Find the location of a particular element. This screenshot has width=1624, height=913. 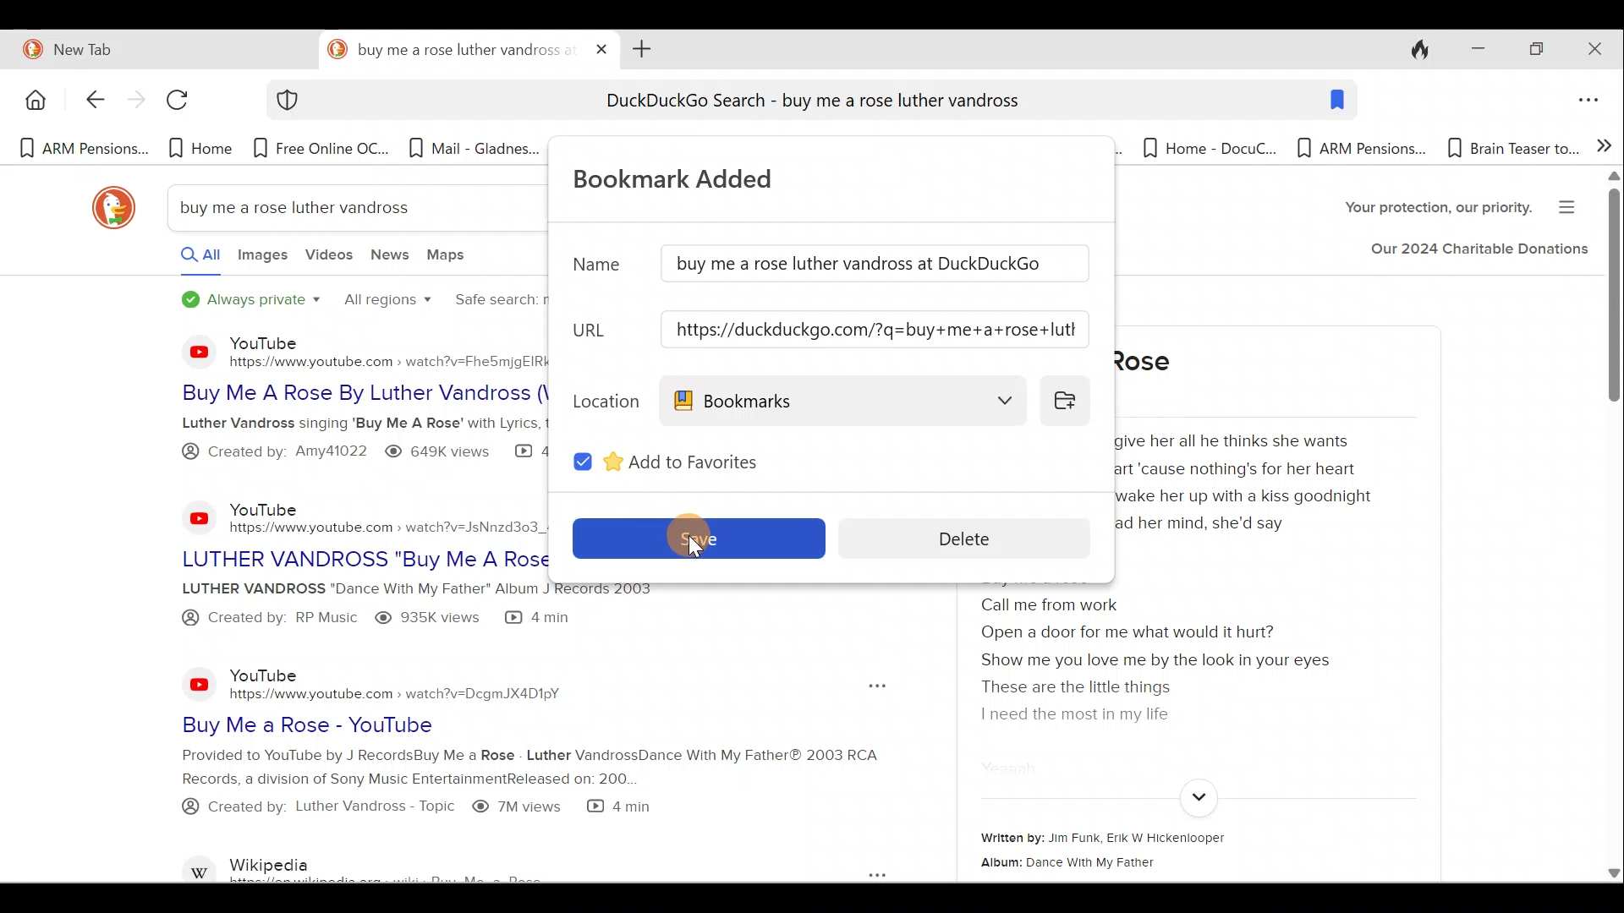

Name is located at coordinates (595, 271).